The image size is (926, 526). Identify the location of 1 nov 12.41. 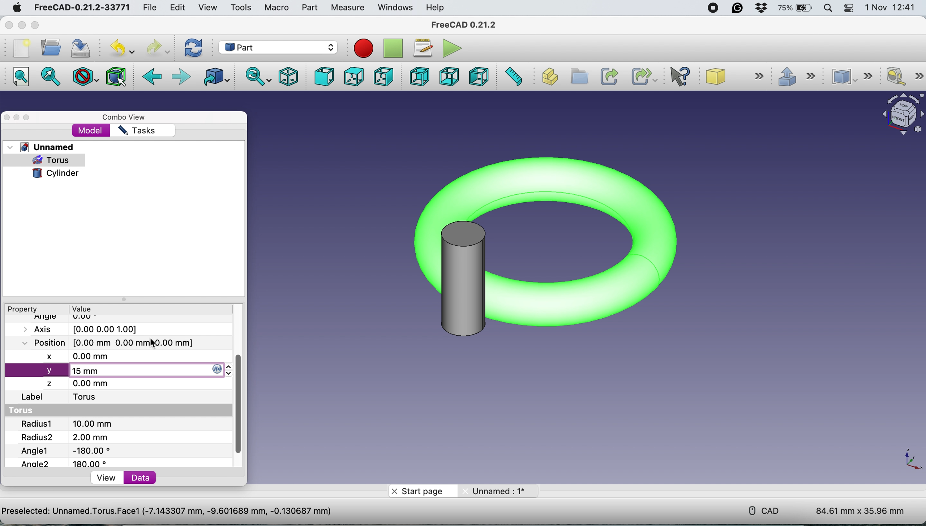
(893, 8).